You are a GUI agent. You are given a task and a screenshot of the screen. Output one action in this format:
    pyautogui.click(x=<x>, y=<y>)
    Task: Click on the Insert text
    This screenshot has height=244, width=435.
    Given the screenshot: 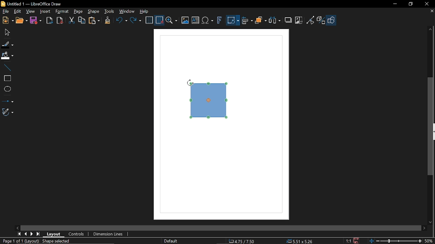 What is the action you would take?
    pyautogui.click(x=195, y=21)
    